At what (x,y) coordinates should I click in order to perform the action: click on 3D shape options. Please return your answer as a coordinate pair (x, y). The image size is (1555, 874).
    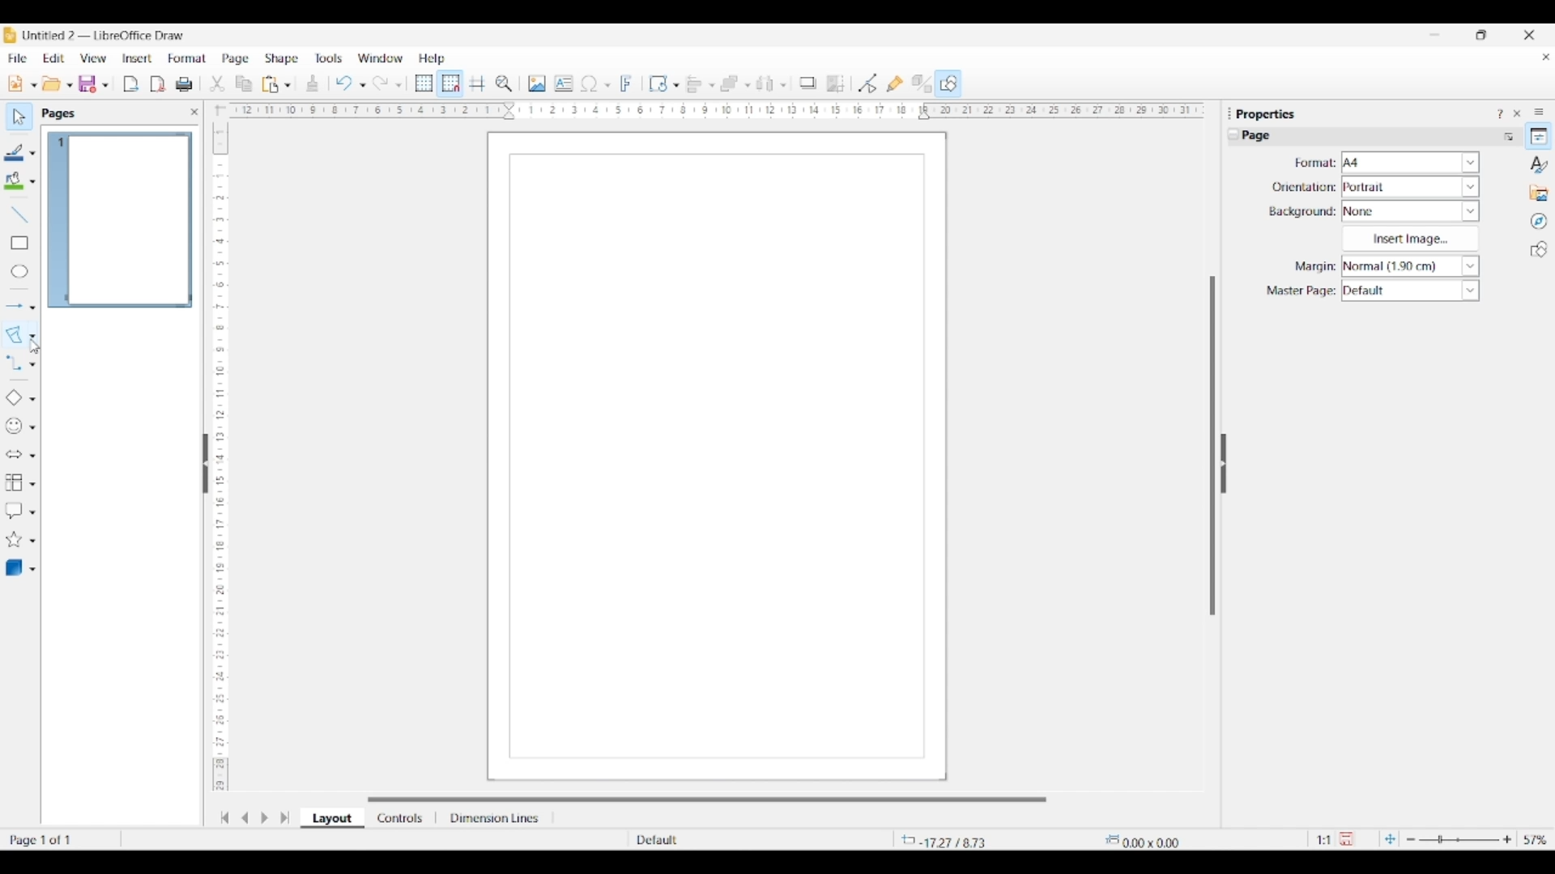
    Looking at the image, I should click on (32, 570).